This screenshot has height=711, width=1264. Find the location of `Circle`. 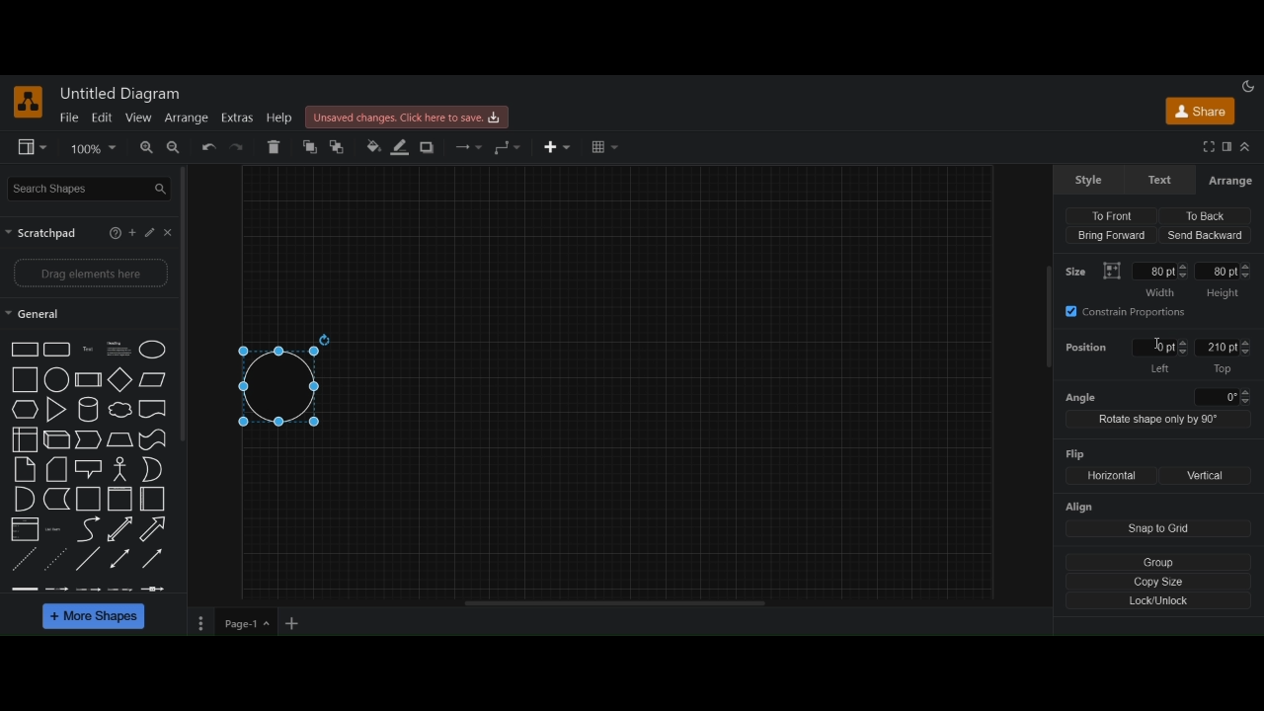

Circle is located at coordinates (57, 379).